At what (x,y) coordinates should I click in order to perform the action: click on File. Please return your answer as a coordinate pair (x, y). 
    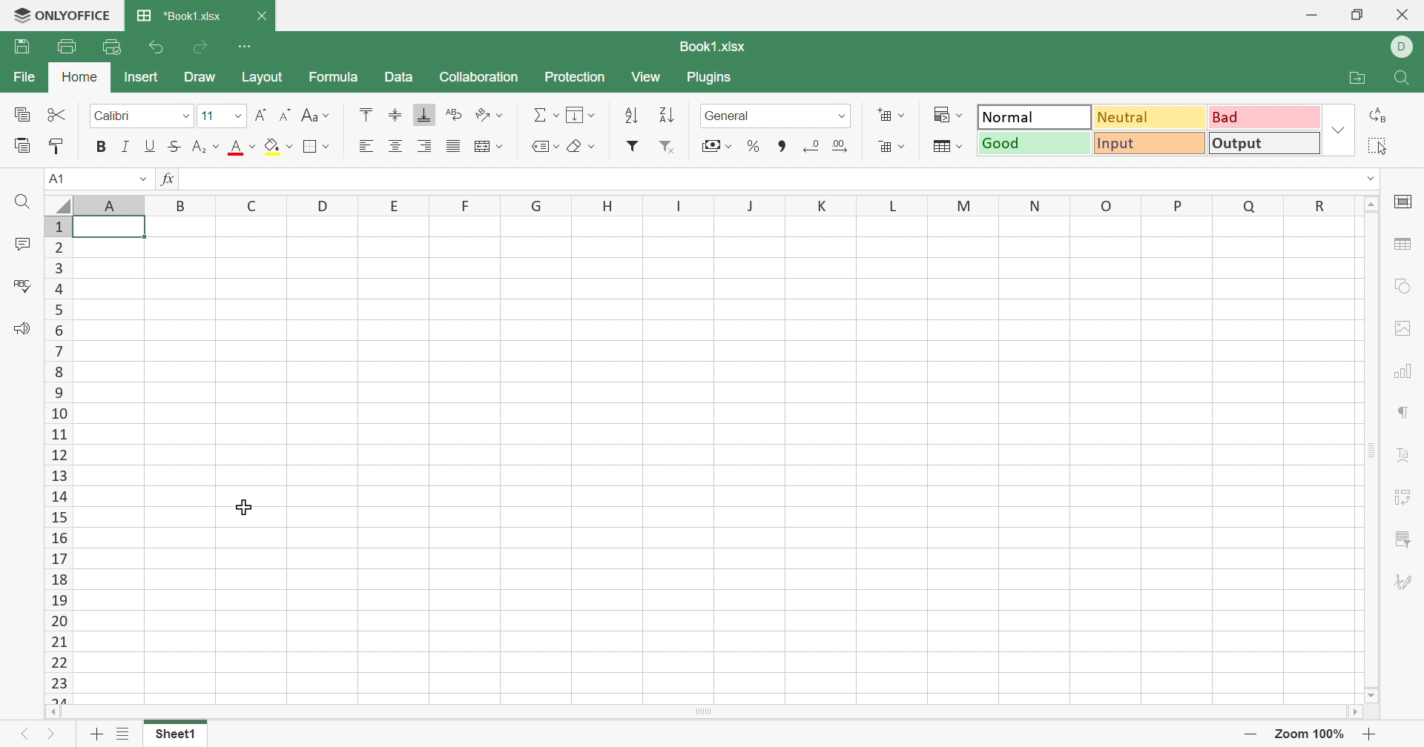
    Looking at the image, I should click on (22, 47).